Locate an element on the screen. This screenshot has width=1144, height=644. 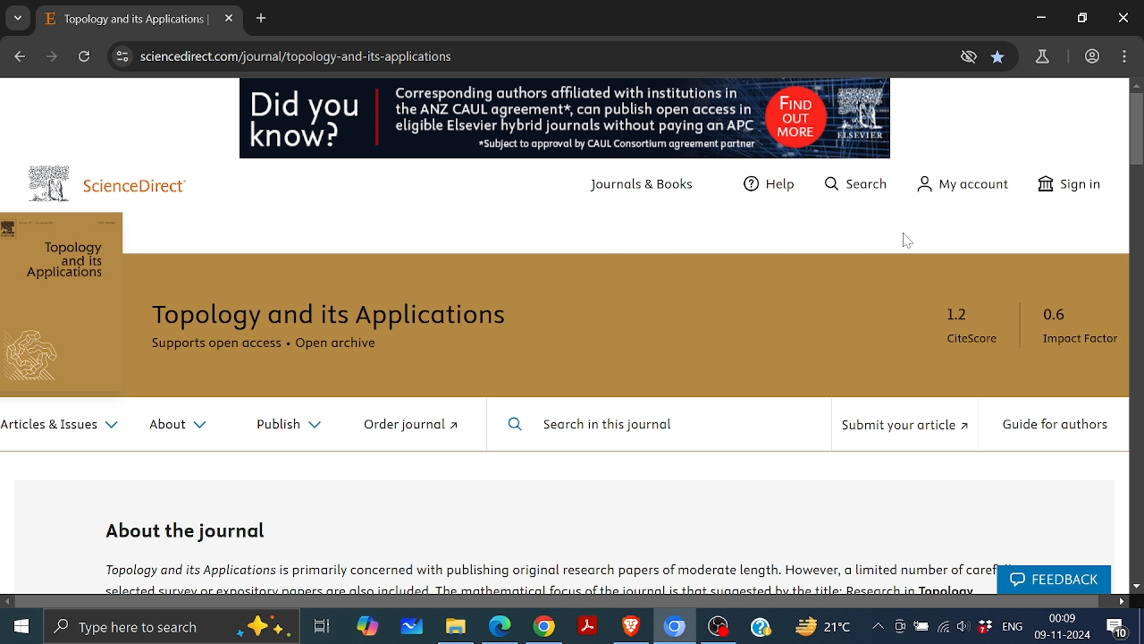
logo is located at coordinates (38, 359).